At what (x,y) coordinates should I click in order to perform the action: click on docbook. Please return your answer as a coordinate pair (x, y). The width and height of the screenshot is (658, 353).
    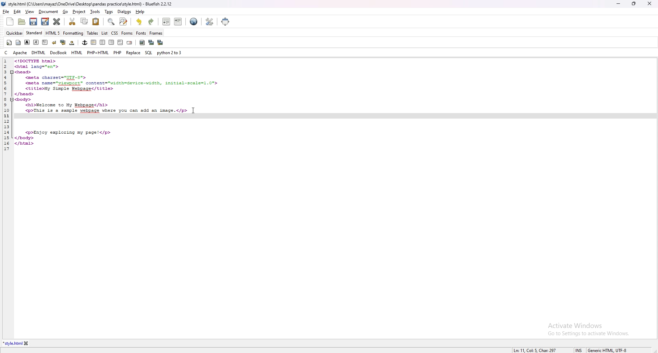
    Looking at the image, I should click on (59, 53).